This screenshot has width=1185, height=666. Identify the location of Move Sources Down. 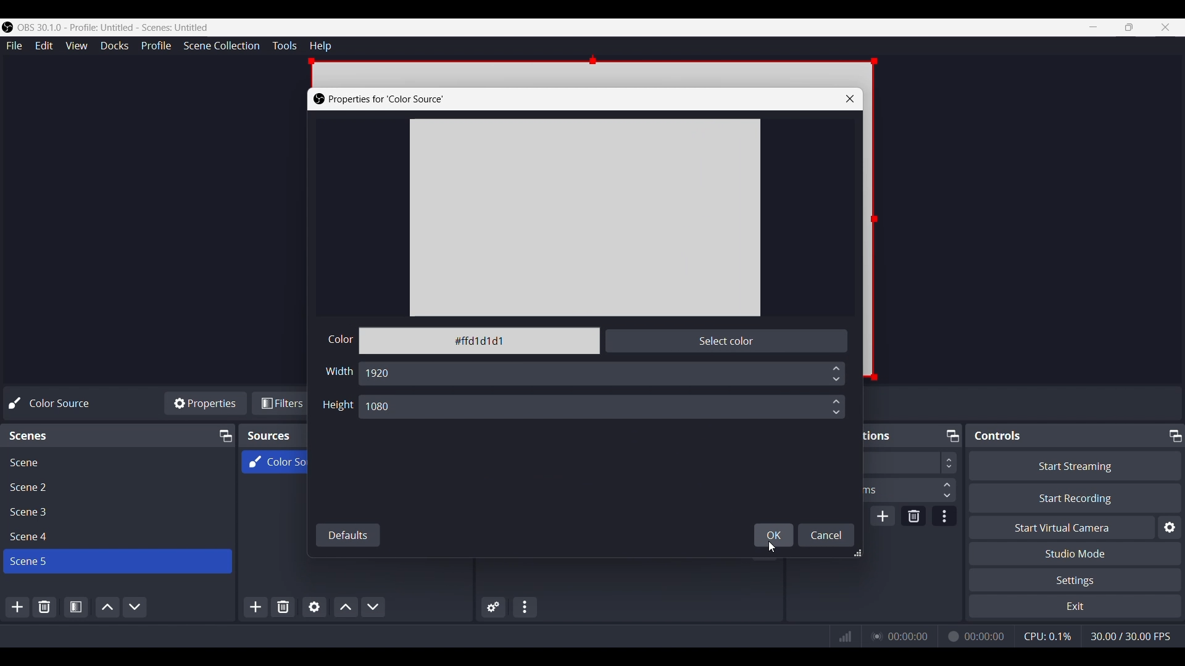
(373, 606).